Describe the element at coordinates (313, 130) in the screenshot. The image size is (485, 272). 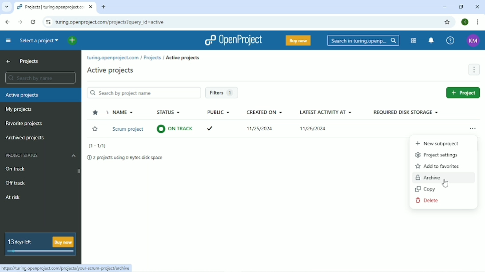
I see `11/26/2024` at that location.